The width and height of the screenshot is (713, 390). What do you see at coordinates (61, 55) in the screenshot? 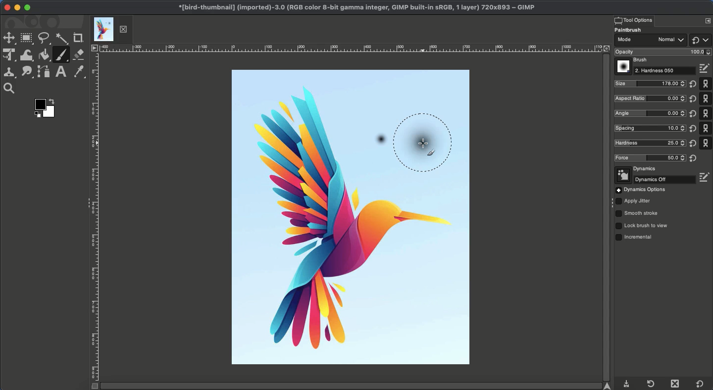
I see `Paintbrush` at bounding box center [61, 55].